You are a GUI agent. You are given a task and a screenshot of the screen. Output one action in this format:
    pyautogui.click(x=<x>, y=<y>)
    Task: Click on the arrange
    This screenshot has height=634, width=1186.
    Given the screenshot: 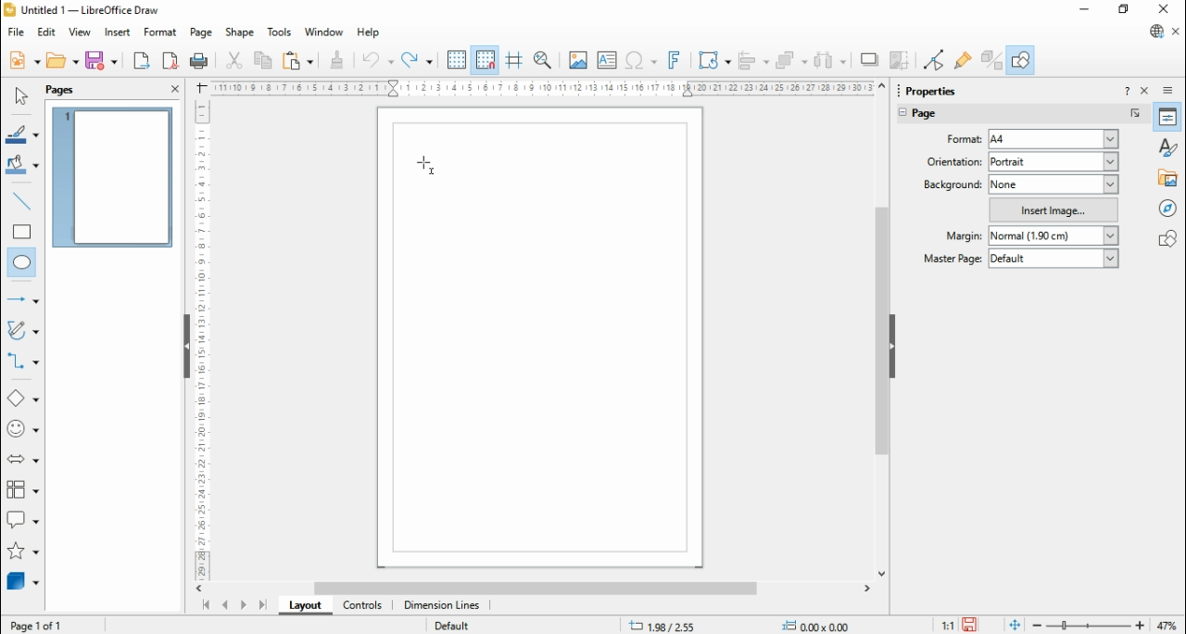 What is the action you would take?
    pyautogui.click(x=792, y=60)
    